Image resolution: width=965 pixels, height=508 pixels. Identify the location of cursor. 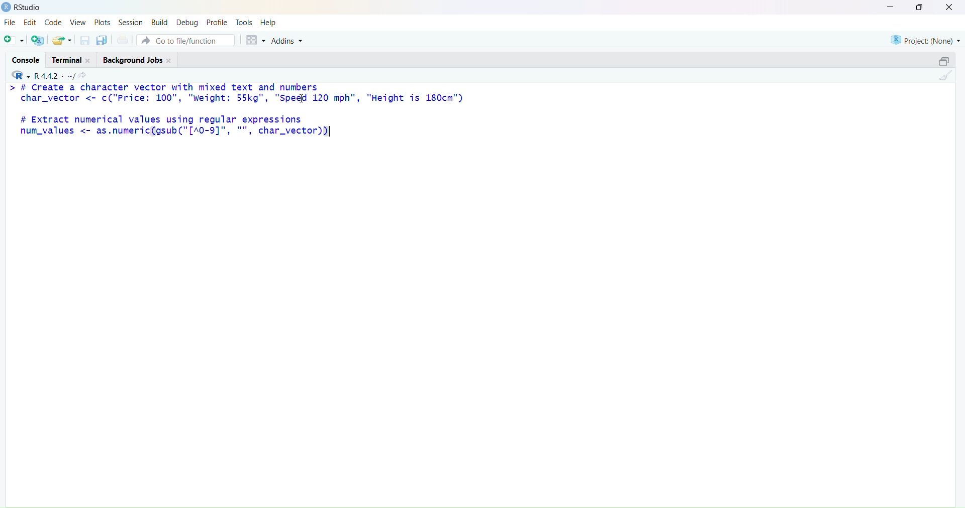
(303, 98).